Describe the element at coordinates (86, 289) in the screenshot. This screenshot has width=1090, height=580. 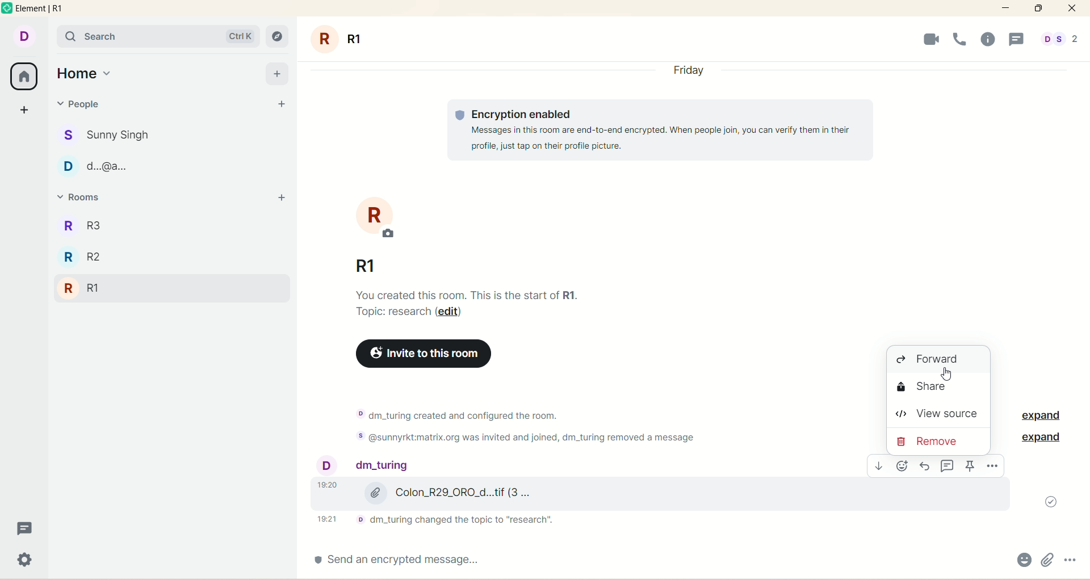
I see `R1` at that location.